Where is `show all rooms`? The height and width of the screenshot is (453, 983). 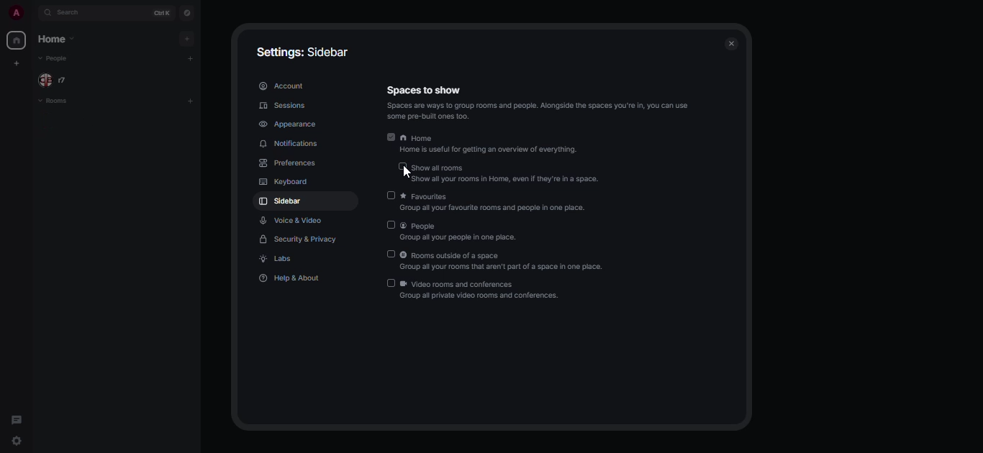 show all rooms is located at coordinates (506, 173).